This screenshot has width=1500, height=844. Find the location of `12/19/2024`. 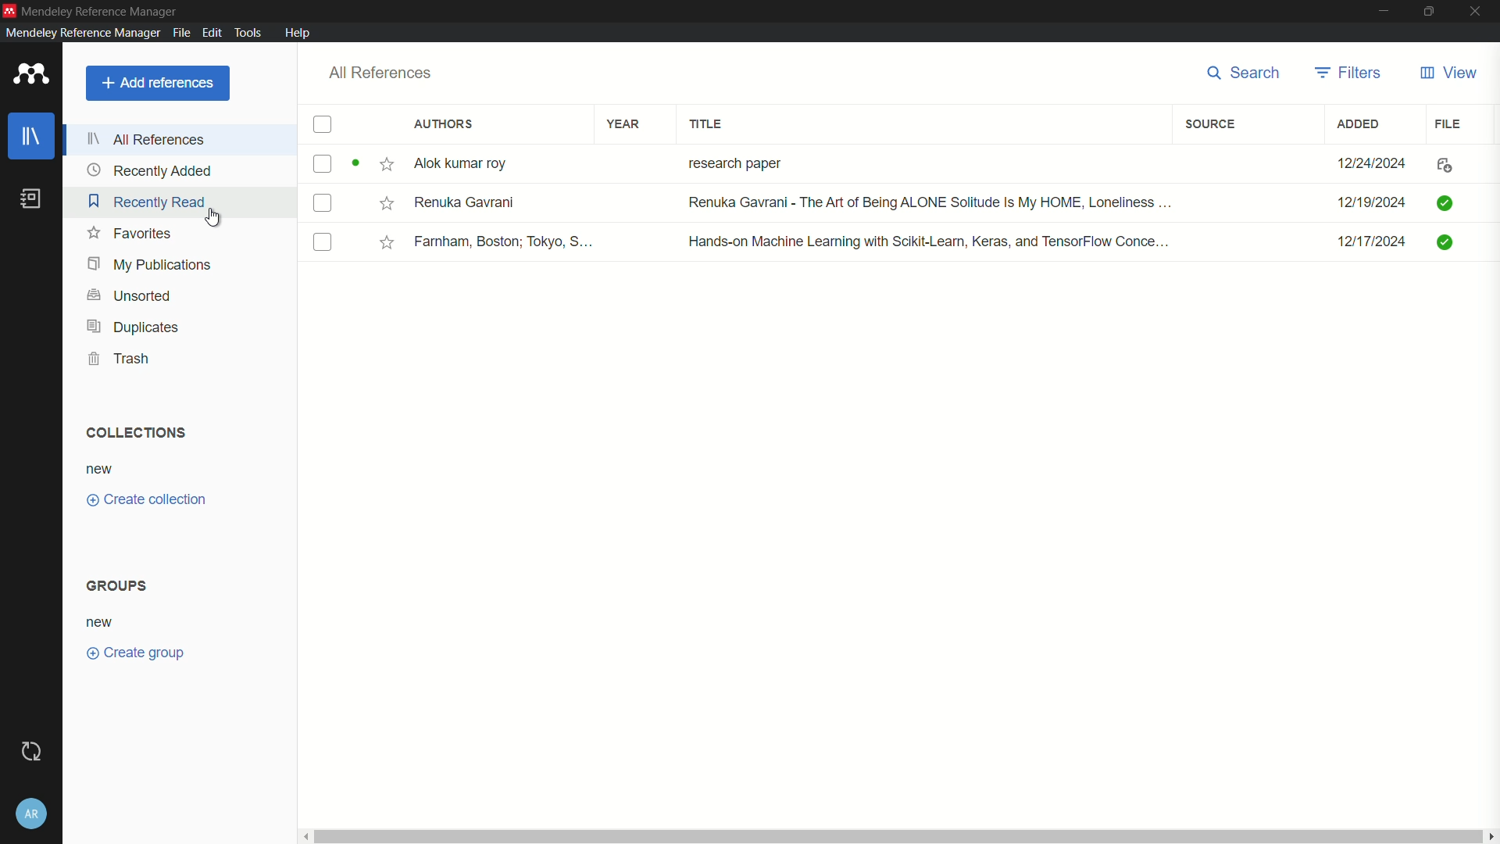

12/19/2024 is located at coordinates (1366, 199).